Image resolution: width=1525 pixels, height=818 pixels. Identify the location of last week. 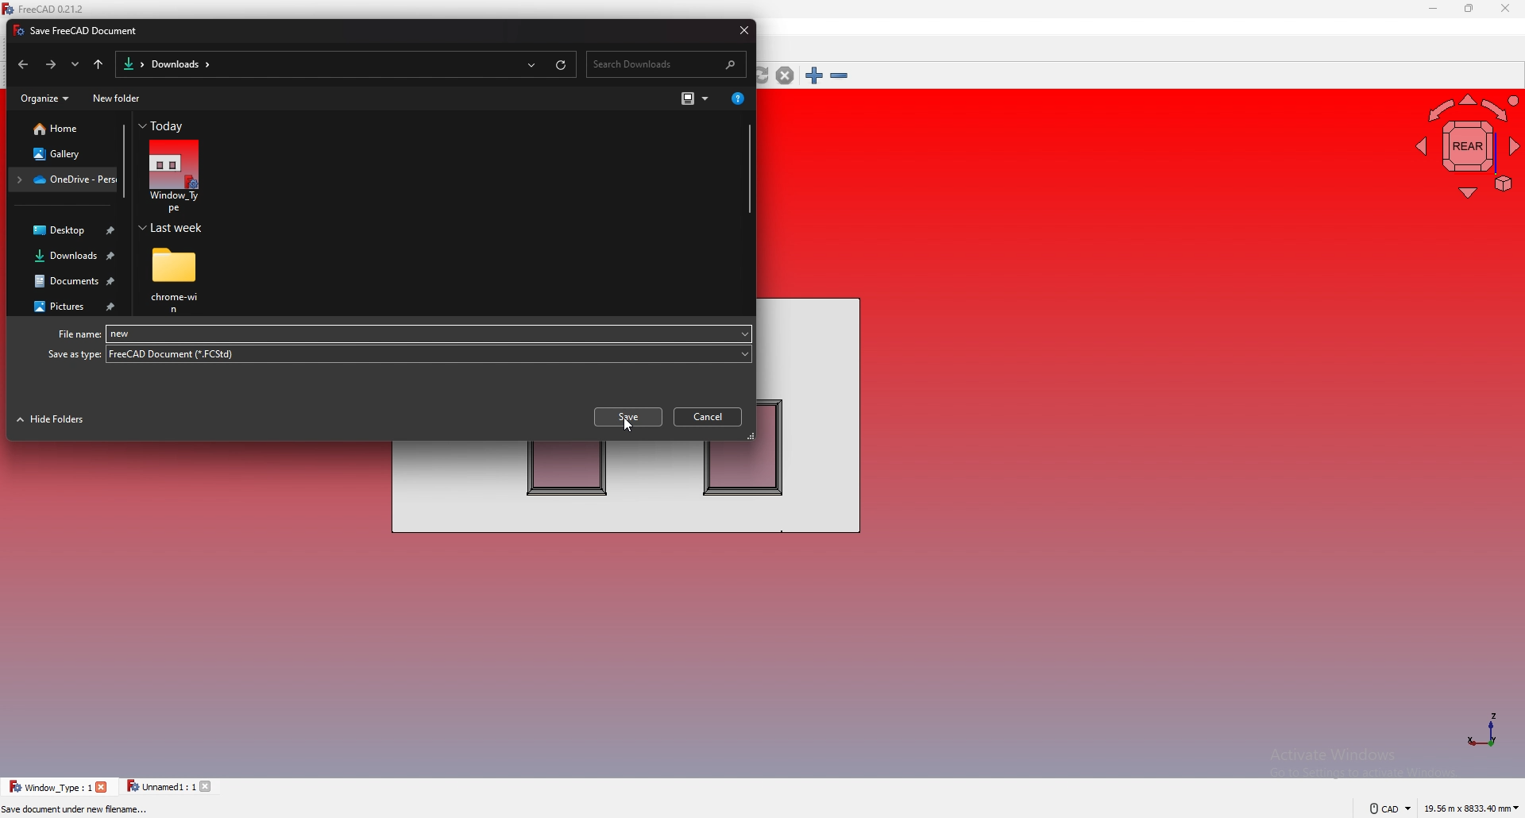
(176, 229).